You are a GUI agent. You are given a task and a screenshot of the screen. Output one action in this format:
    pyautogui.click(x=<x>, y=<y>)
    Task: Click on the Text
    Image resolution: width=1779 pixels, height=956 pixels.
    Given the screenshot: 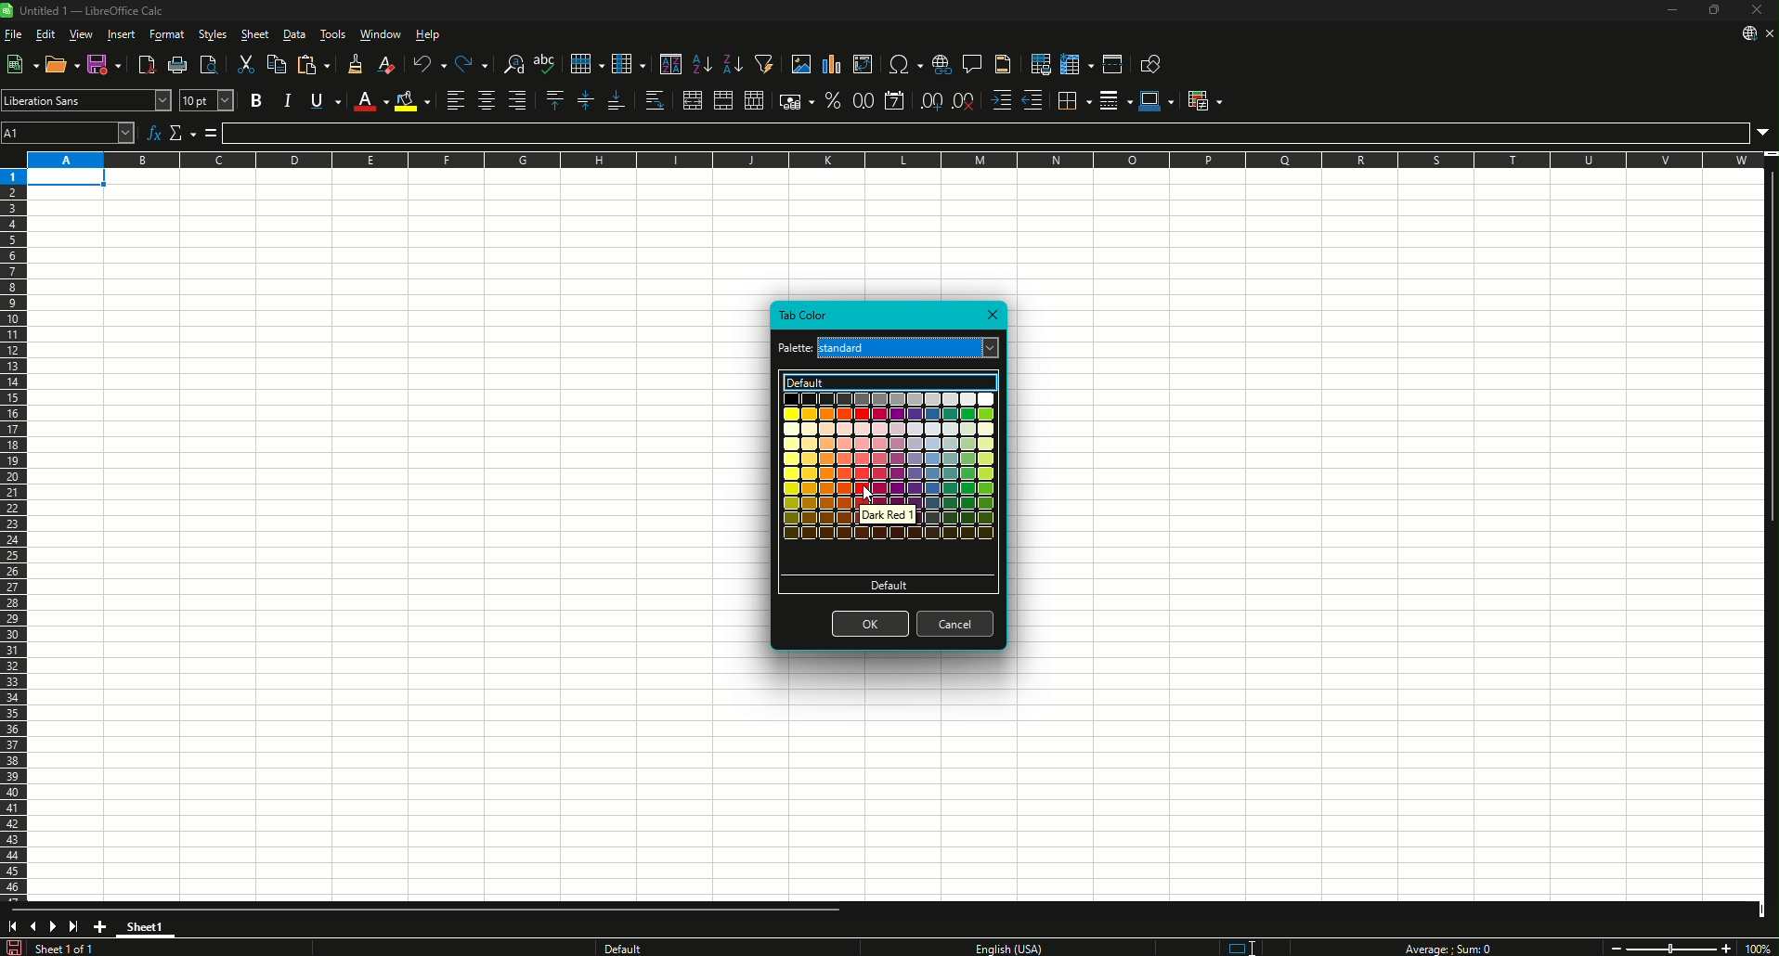 What is the action you would take?
    pyautogui.click(x=92, y=10)
    